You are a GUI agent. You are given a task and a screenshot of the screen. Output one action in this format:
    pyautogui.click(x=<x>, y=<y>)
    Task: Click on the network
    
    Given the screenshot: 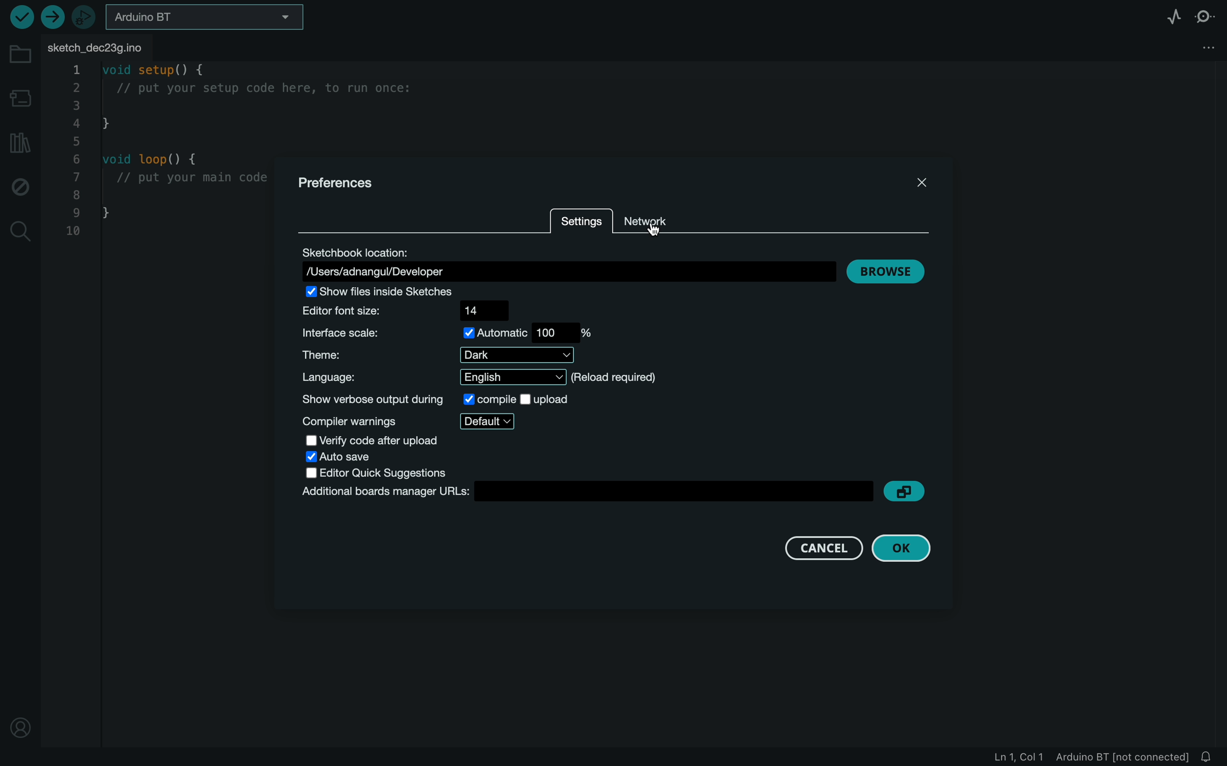 What is the action you would take?
    pyautogui.click(x=649, y=224)
    